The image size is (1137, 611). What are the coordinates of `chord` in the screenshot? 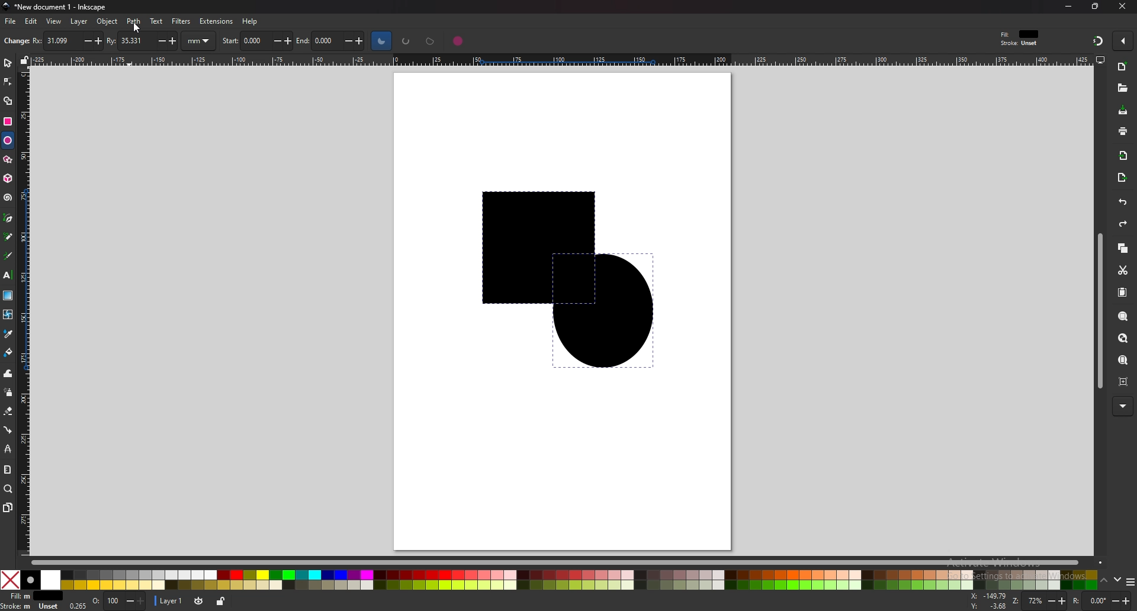 It's located at (431, 41).